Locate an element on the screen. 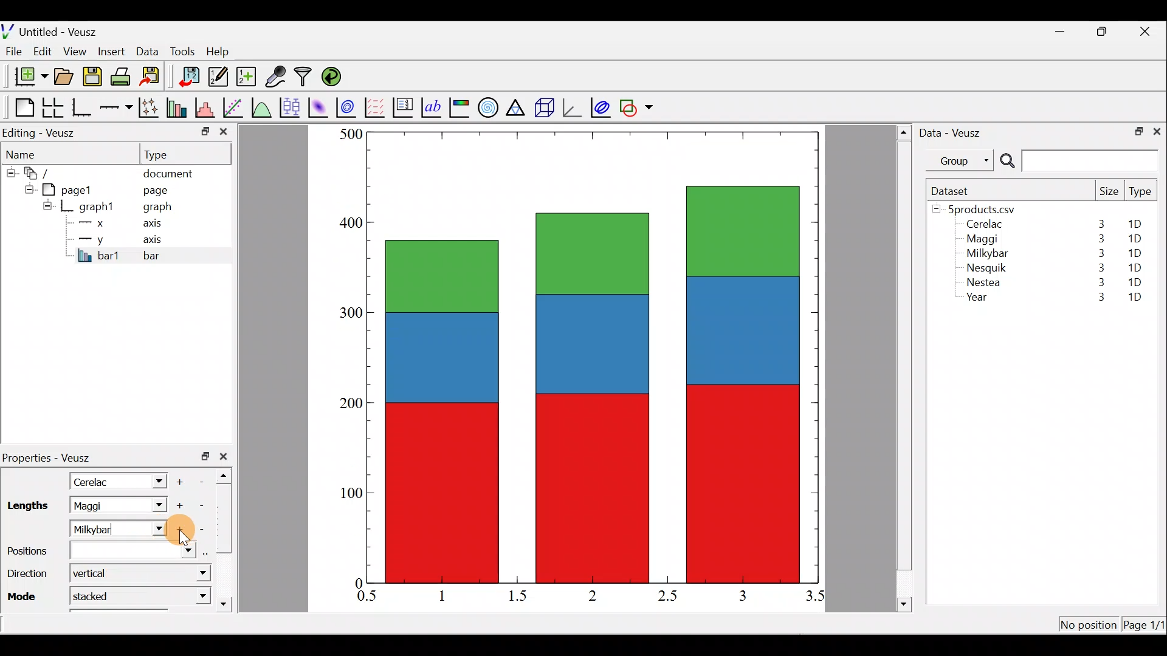  axis is located at coordinates (156, 225).